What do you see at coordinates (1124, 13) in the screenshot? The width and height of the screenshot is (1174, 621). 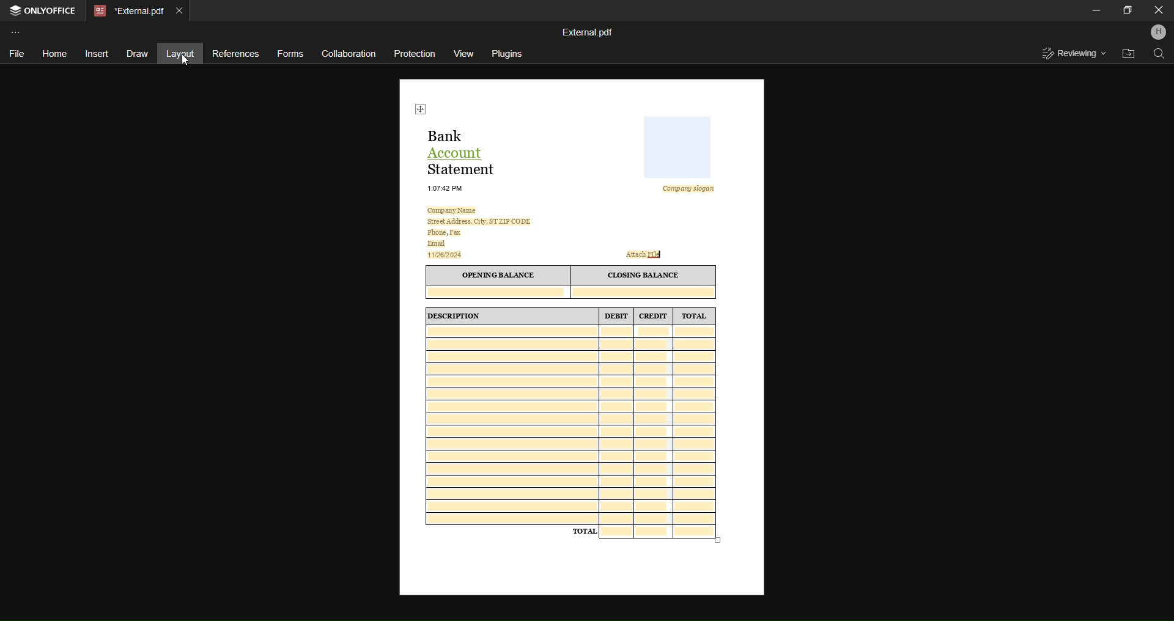 I see `Maximize` at bounding box center [1124, 13].